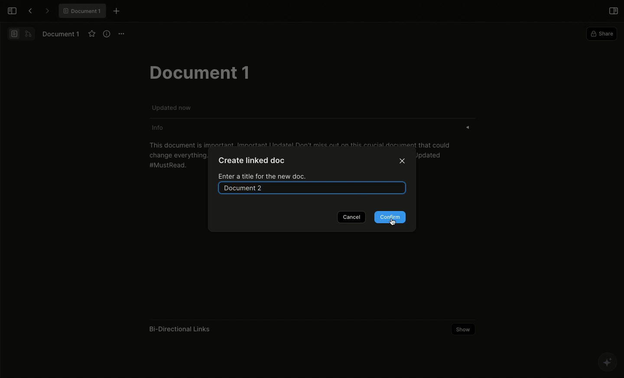 This screenshot has width=624, height=378. What do you see at coordinates (264, 176) in the screenshot?
I see `Enter a title for the new doc` at bounding box center [264, 176].